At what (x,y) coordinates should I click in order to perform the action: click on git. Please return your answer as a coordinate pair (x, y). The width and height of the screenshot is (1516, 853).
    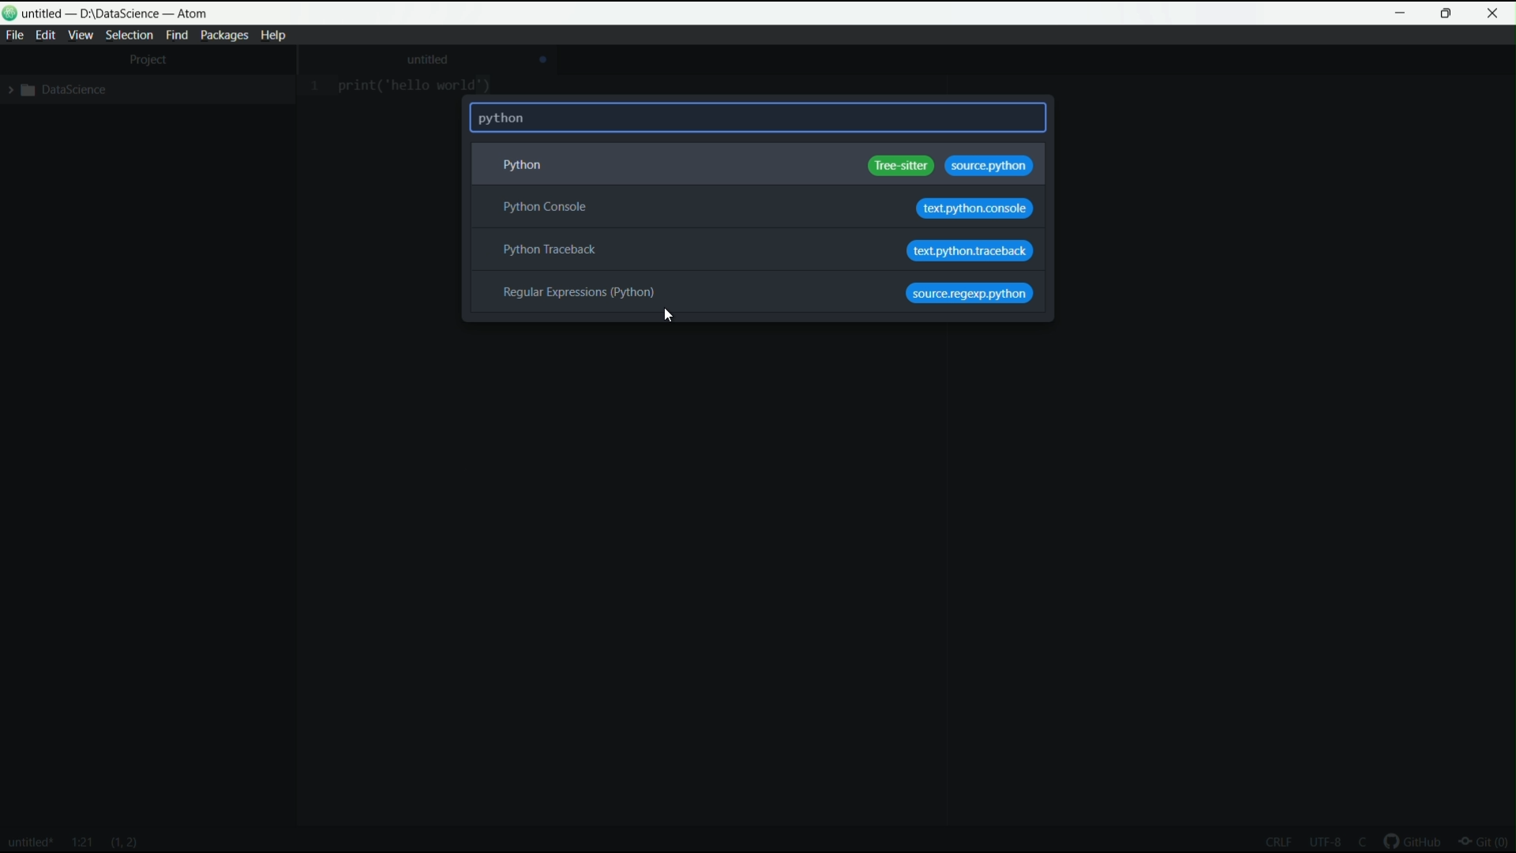
    Looking at the image, I should click on (1488, 844).